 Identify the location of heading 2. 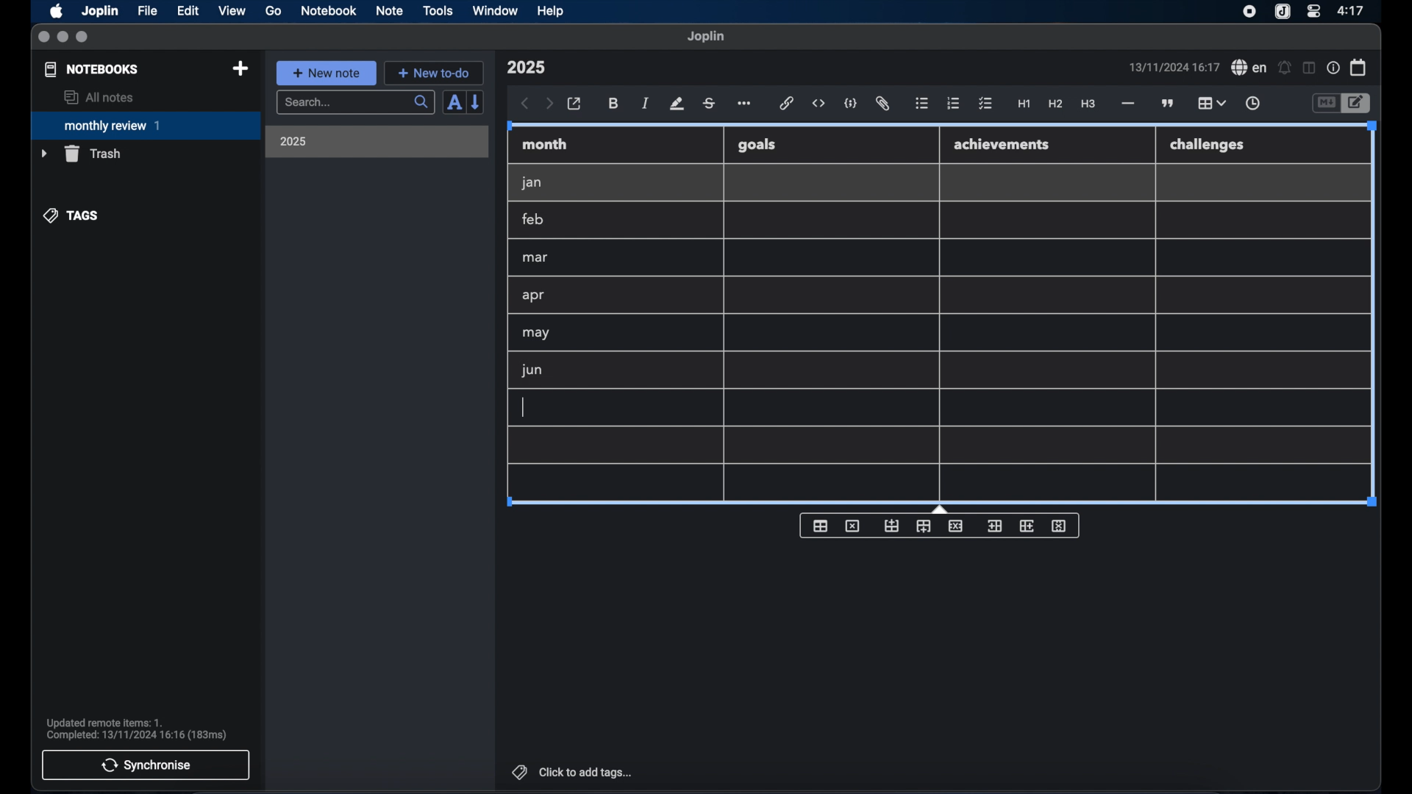
(1056, 104).